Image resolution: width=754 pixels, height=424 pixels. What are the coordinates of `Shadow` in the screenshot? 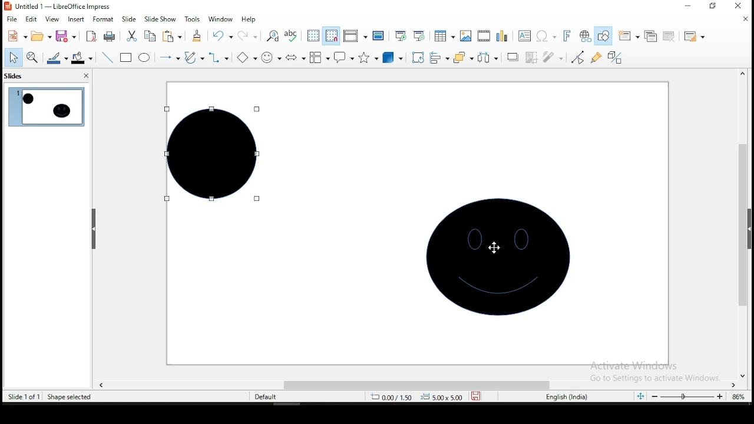 It's located at (512, 57).